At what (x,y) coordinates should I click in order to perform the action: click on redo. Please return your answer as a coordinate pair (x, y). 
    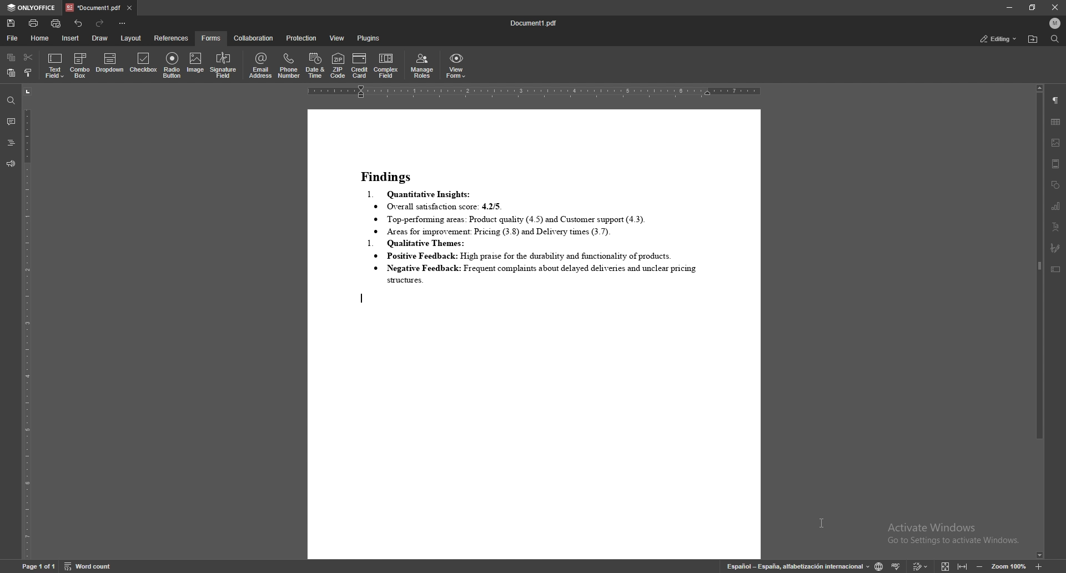
    Looking at the image, I should click on (102, 23).